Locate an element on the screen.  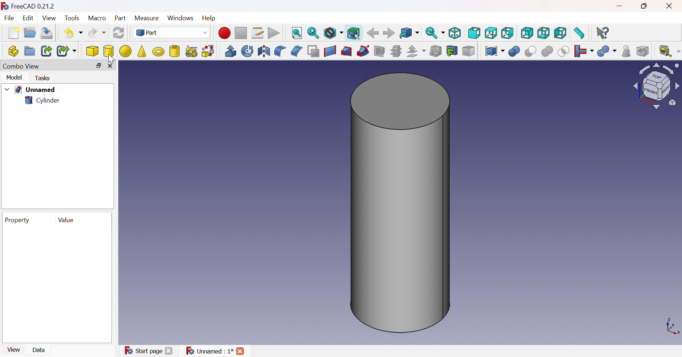
Property is located at coordinates (18, 220).